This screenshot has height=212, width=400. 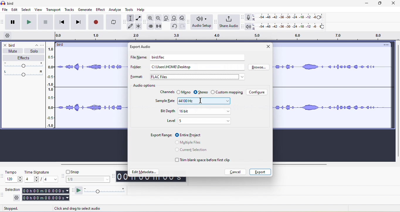 I want to click on timer, so click(x=151, y=180).